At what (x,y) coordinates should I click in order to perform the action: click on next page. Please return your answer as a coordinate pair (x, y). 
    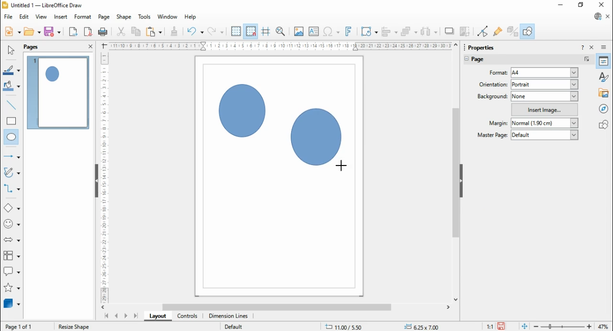
    Looking at the image, I should click on (126, 317).